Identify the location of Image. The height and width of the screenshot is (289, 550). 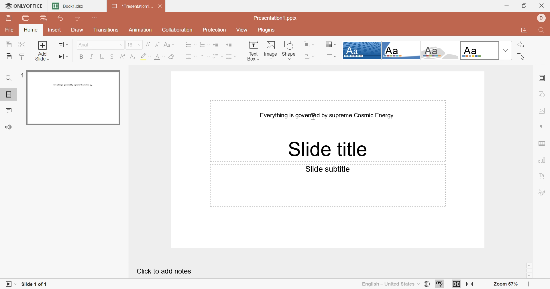
(543, 111).